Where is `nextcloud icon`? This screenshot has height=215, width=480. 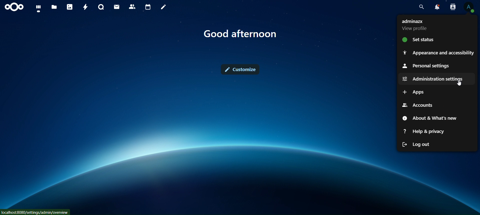
nextcloud icon is located at coordinates (14, 7).